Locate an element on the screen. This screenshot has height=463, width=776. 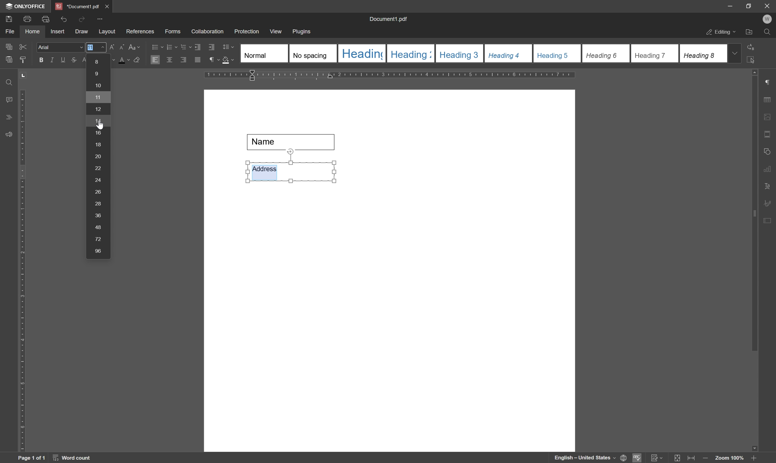
shading is located at coordinates (228, 61).